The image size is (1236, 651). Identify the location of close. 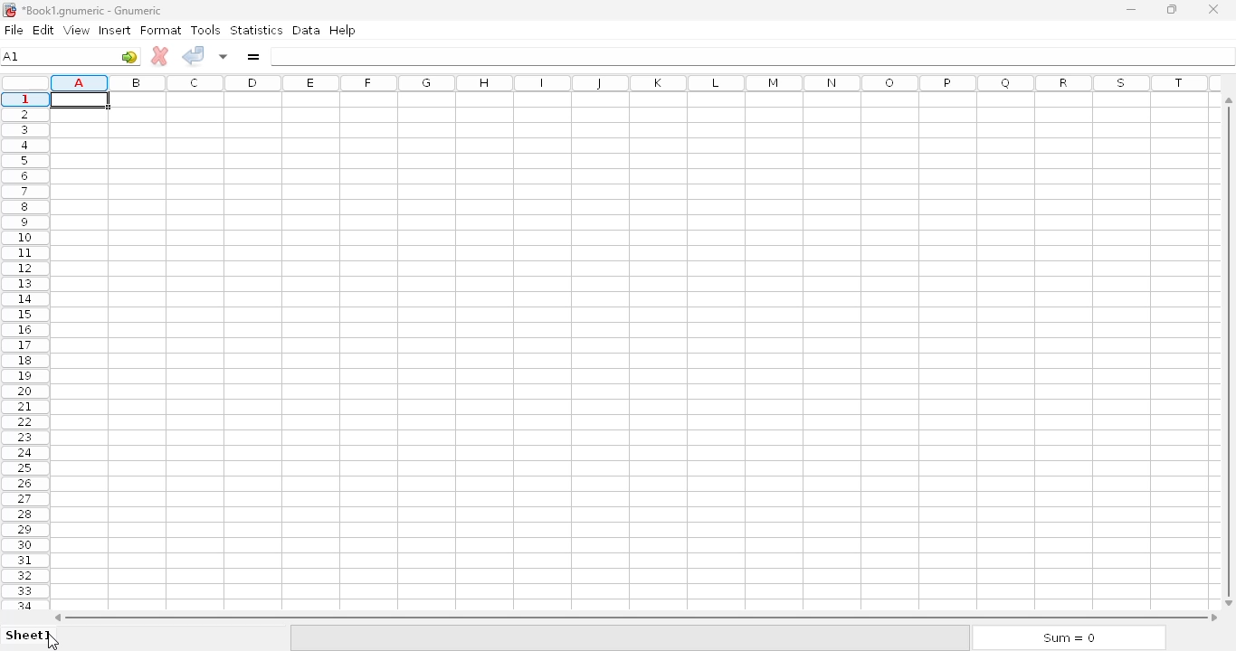
(1214, 10).